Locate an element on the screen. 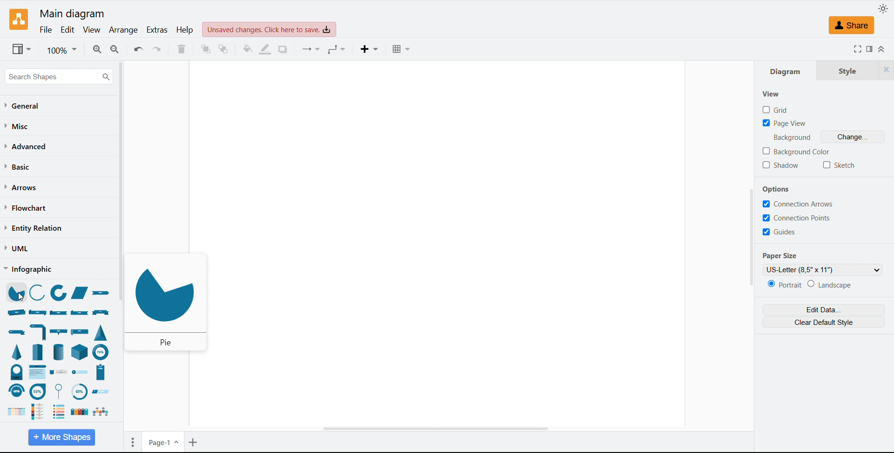  background is located at coordinates (792, 138).